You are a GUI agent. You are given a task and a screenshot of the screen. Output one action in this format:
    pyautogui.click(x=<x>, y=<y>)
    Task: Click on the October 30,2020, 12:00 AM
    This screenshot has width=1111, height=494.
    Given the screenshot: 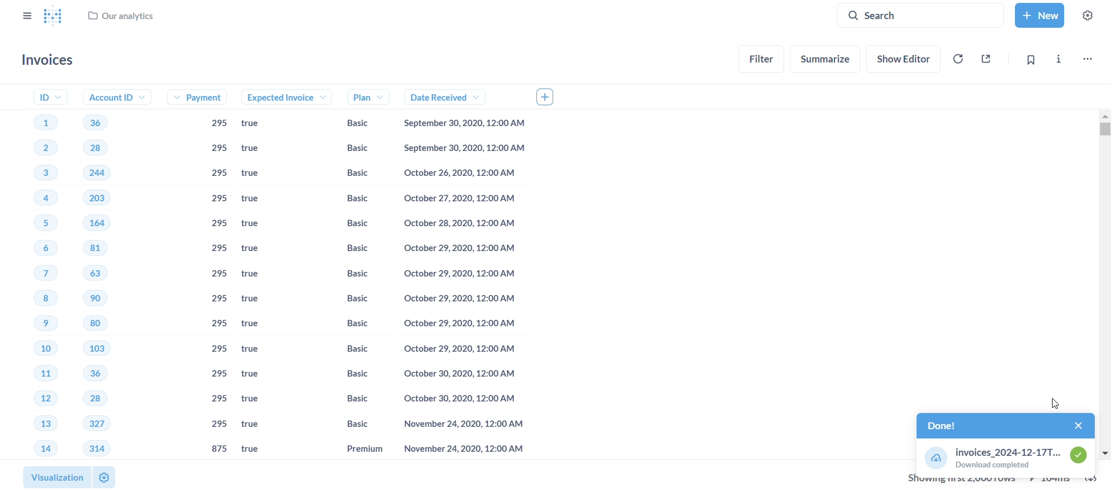 What is the action you would take?
    pyautogui.click(x=460, y=373)
    